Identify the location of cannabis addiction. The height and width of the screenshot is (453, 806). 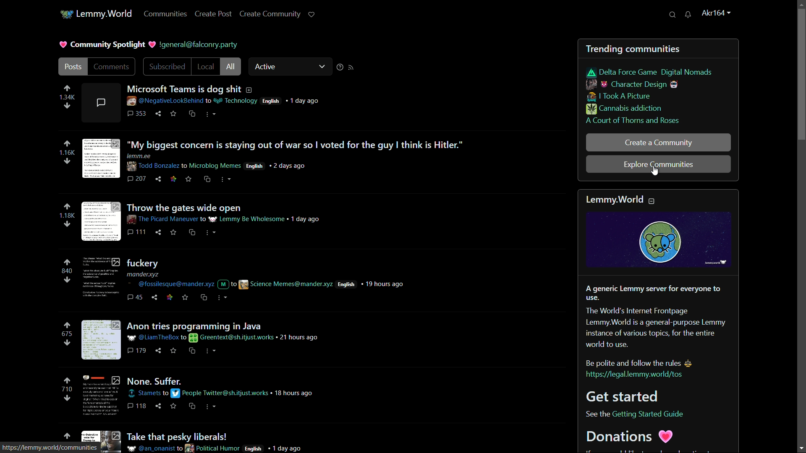
(624, 109).